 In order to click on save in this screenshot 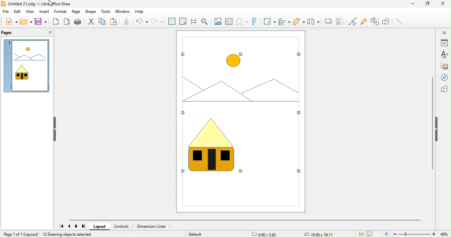, I will do `click(371, 234)`.